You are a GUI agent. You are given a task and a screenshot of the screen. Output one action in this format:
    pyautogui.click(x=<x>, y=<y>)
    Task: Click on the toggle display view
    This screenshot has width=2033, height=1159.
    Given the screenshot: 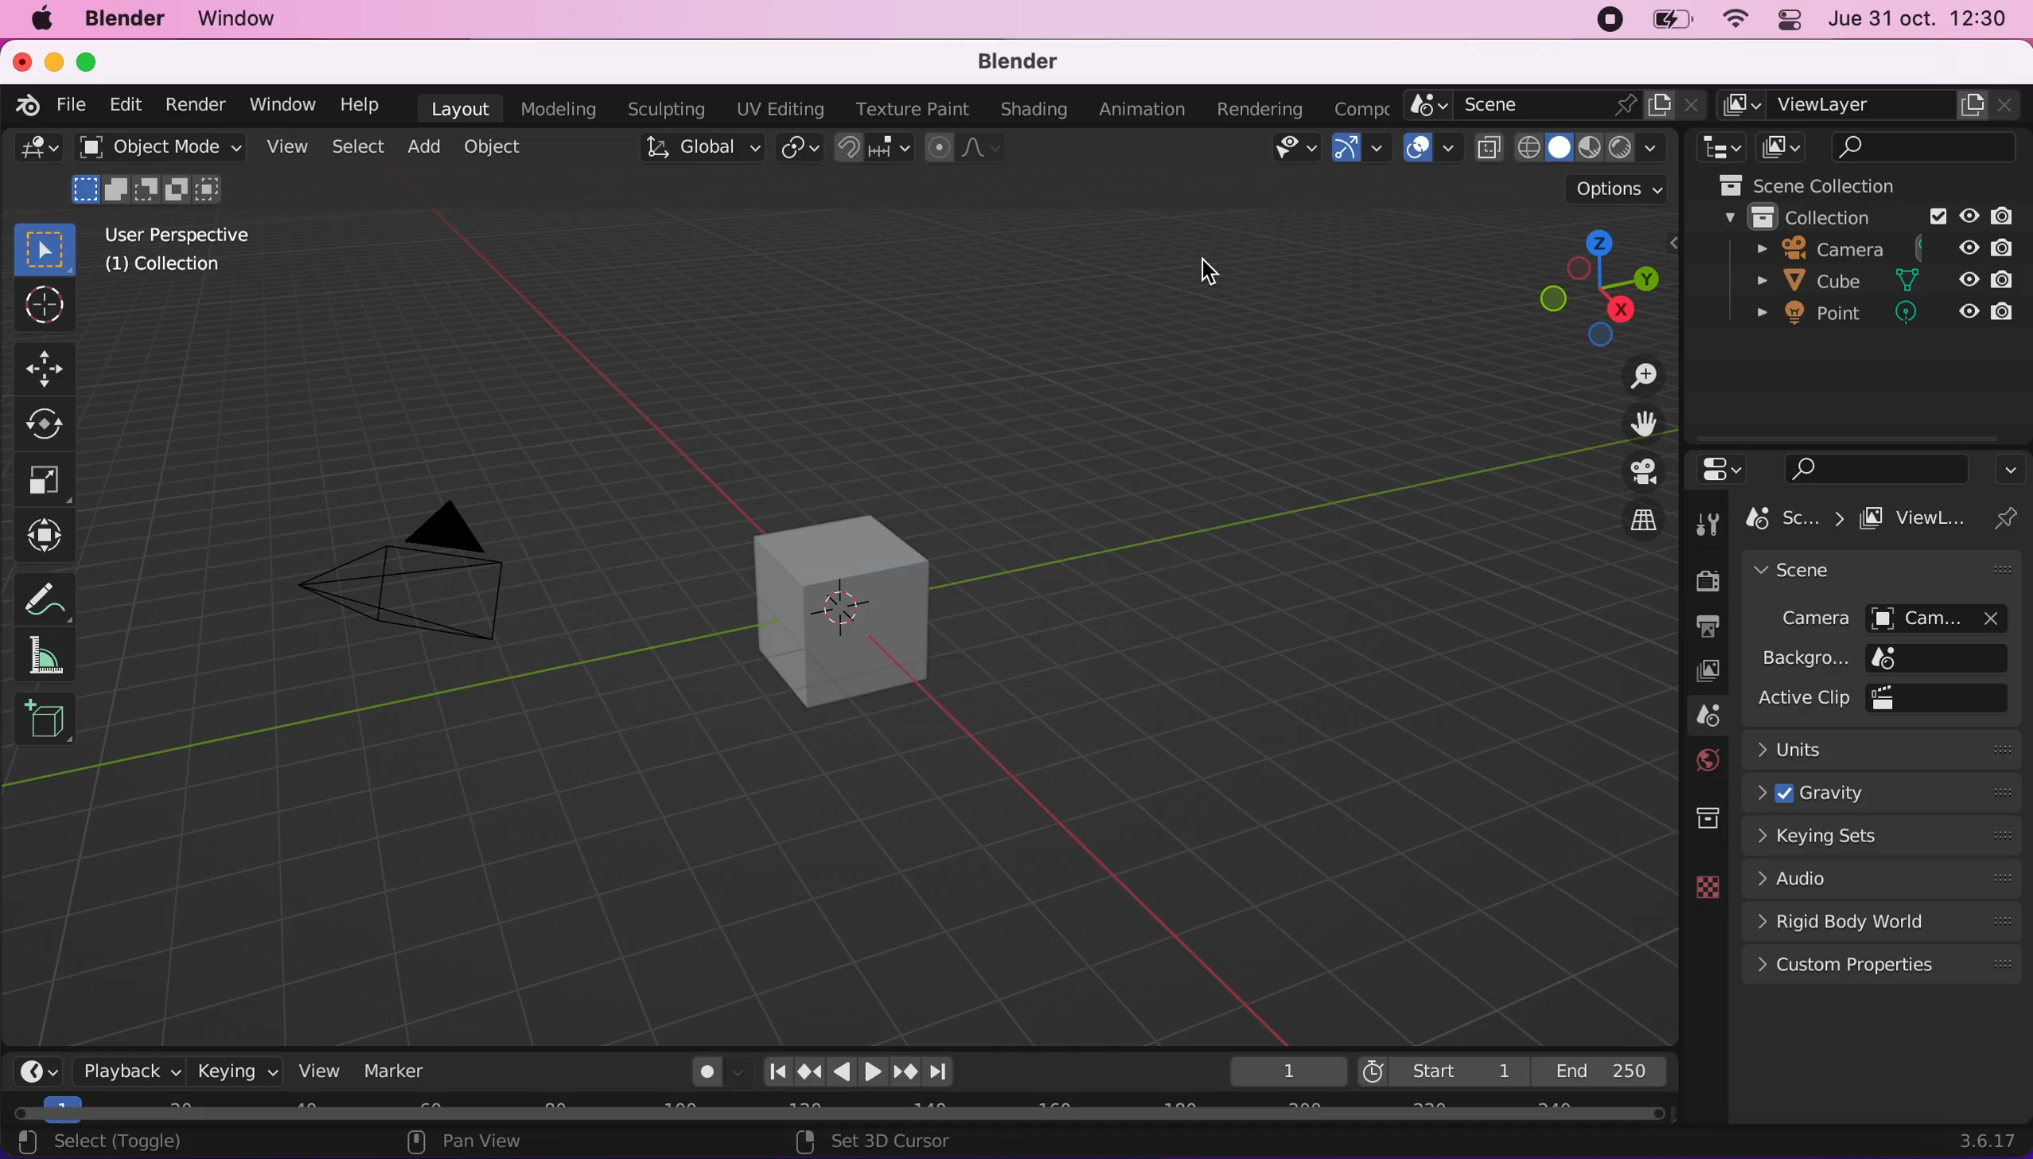 What is the action you would take?
    pyautogui.click(x=1630, y=470)
    